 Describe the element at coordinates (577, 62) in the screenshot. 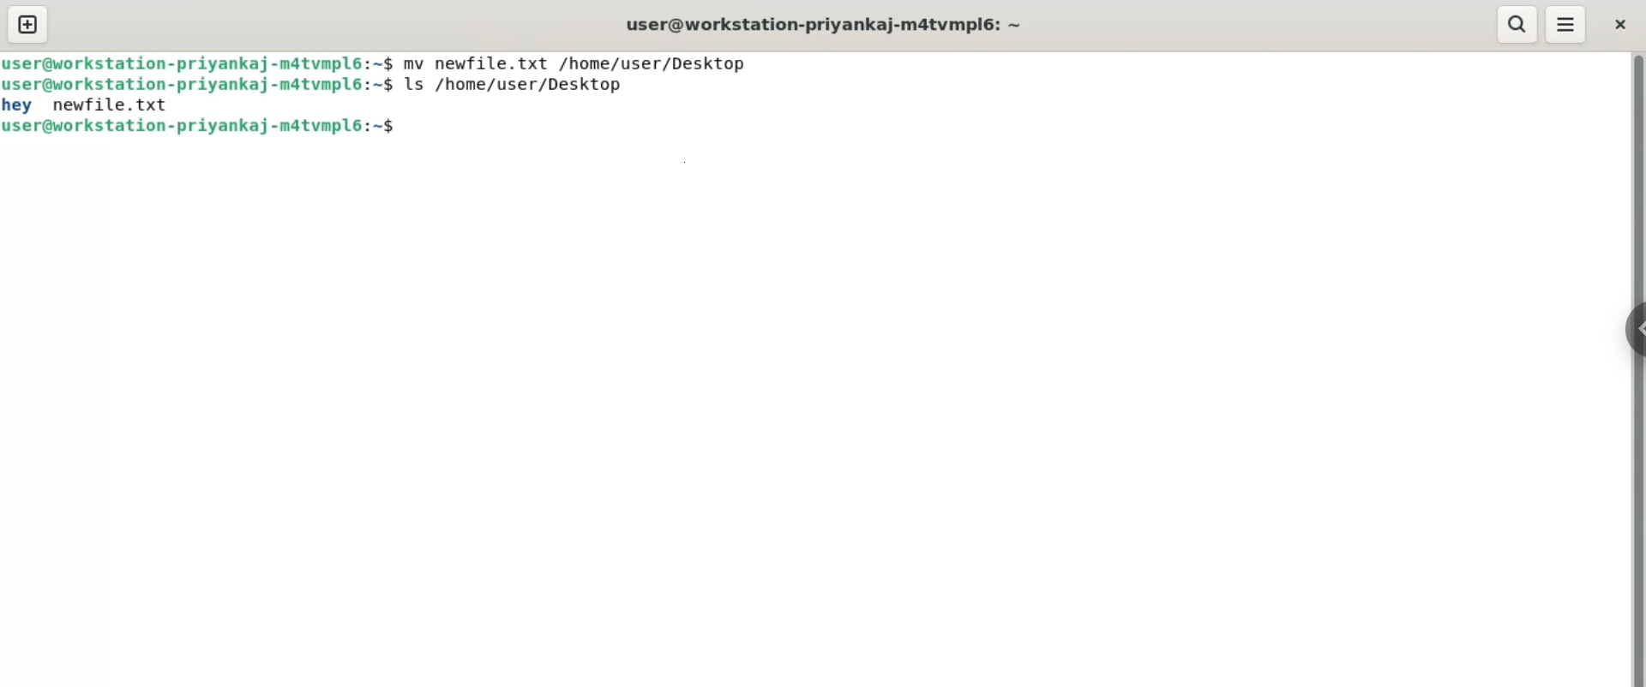

I see `mv newfile.txt /home/user/Desktop` at that location.